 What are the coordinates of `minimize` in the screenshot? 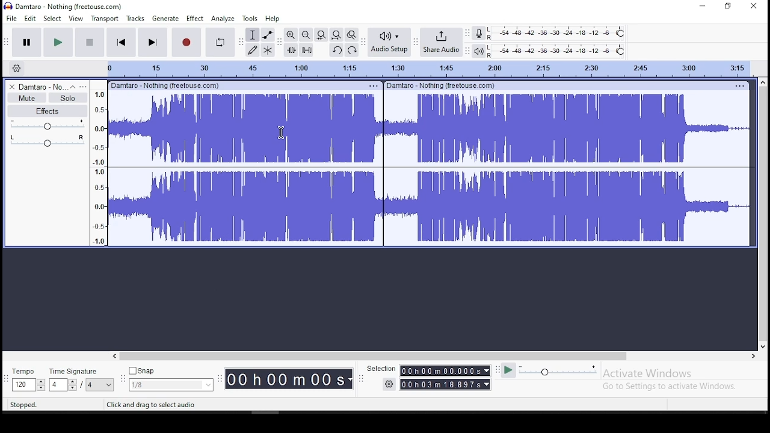 It's located at (699, 7).